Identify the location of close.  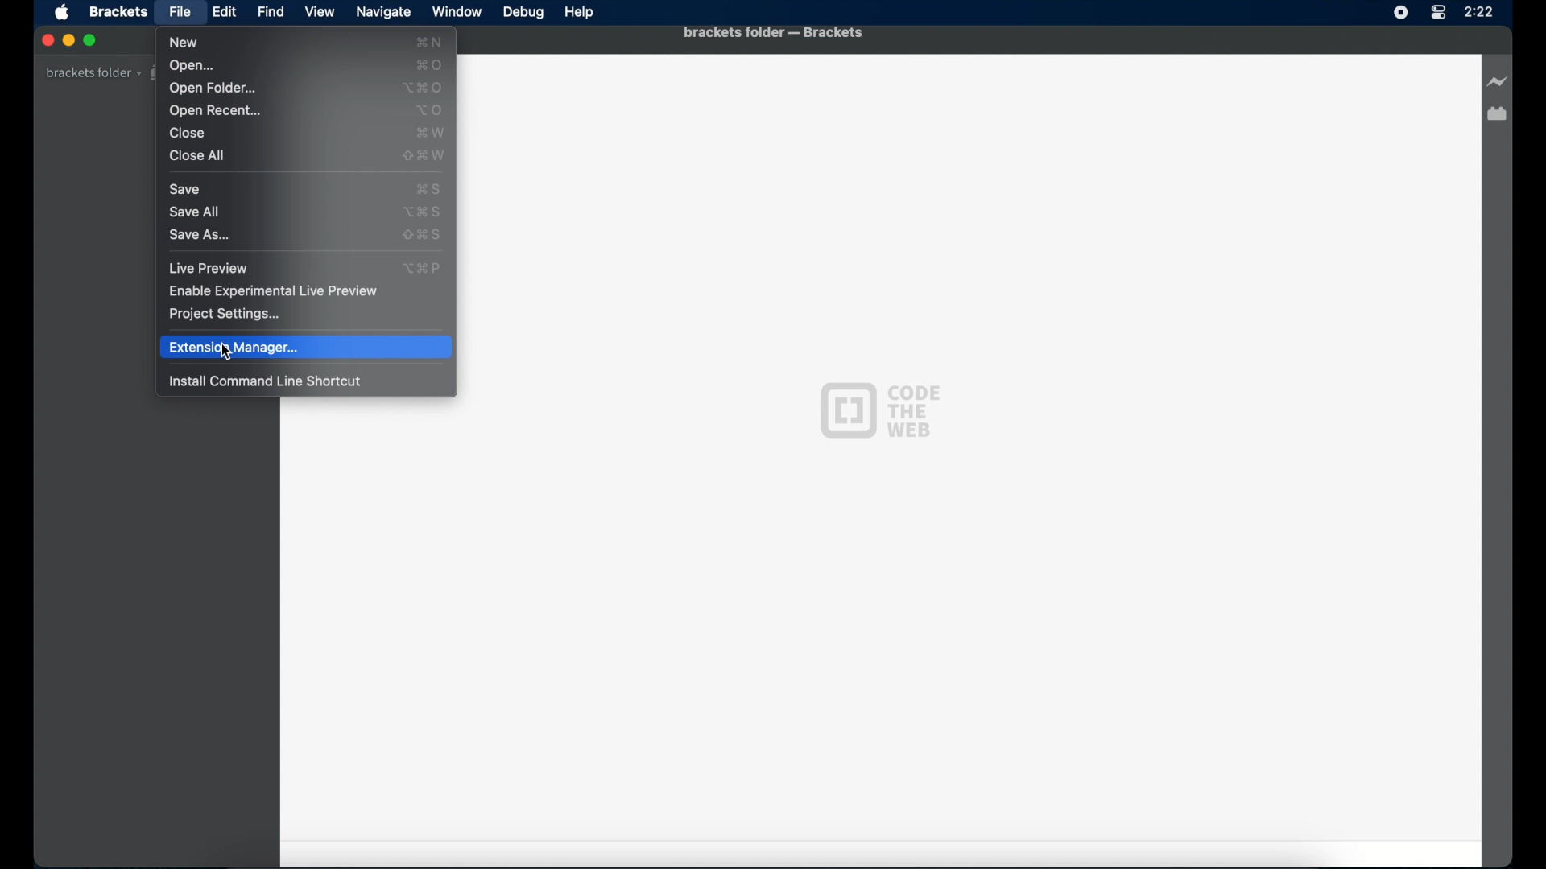
(188, 134).